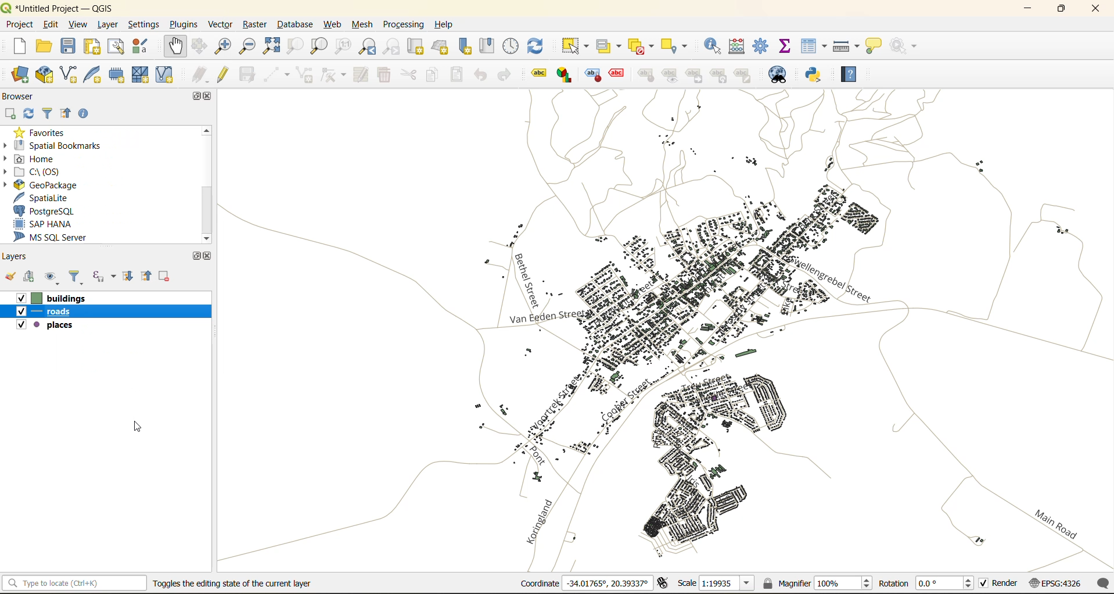  Describe the element at coordinates (393, 46) in the screenshot. I see `zoom next` at that location.